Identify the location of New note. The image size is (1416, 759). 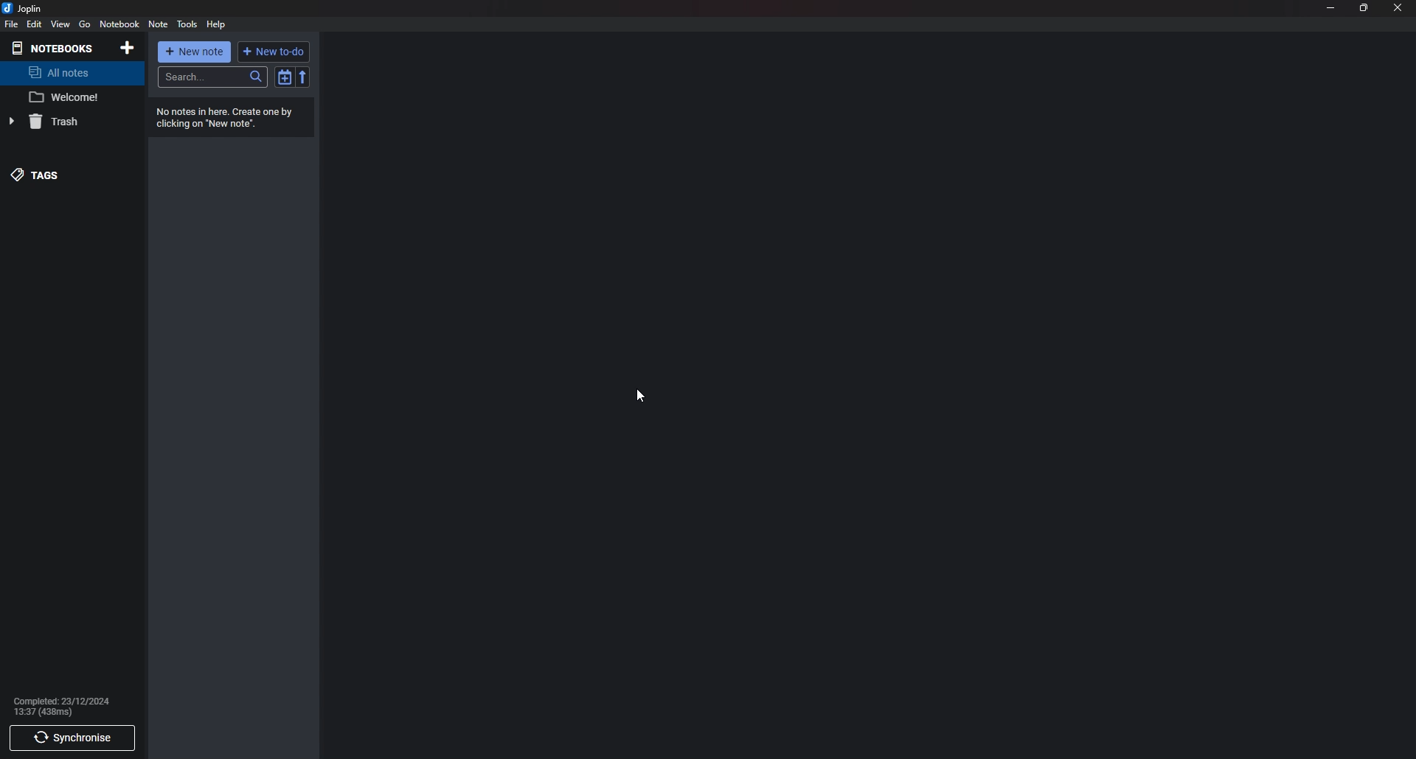
(193, 52).